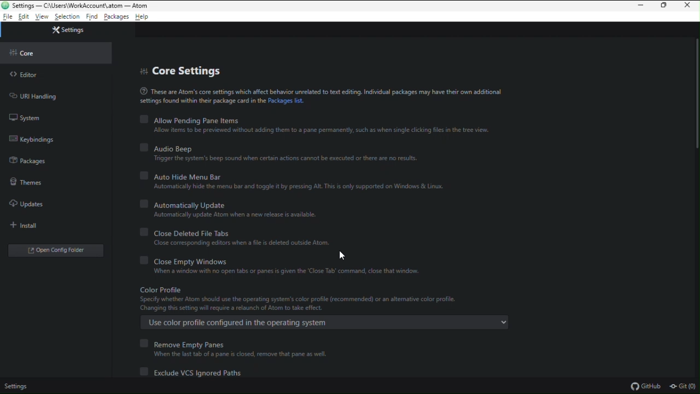 The image size is (700, 394). What do you see at coordinates (25, 119) in the screenshot?
I see `Systems` at bounding box center [25, 119].